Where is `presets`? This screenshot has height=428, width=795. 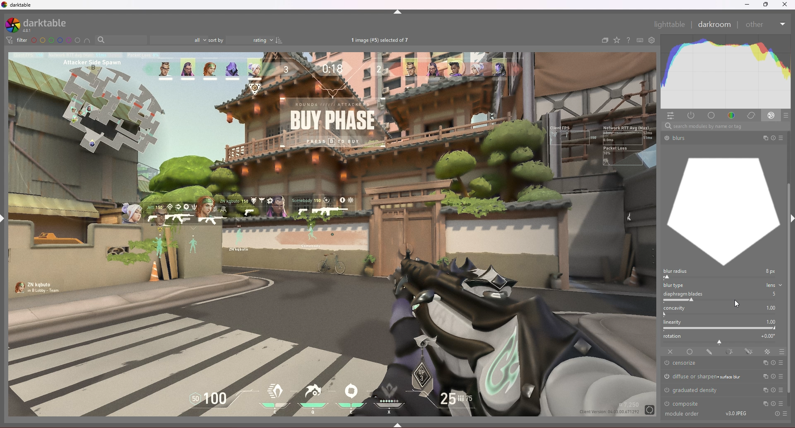 presets is located at coordinates (787, 115).